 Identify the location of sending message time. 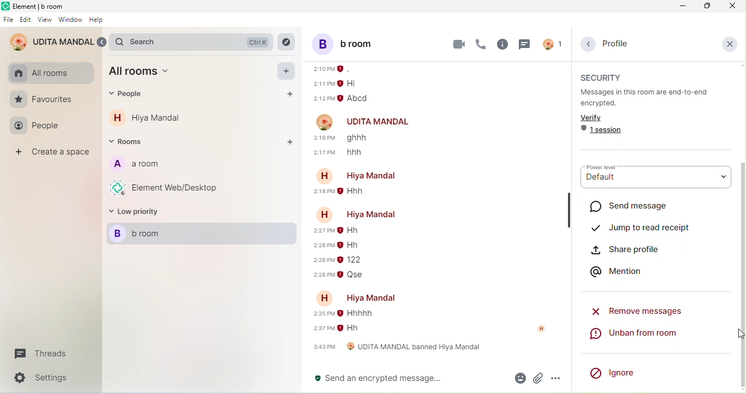
(323, 232).